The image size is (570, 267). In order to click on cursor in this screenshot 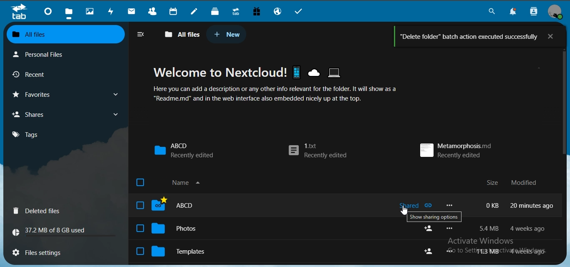, I will do `click(405, 211)`.